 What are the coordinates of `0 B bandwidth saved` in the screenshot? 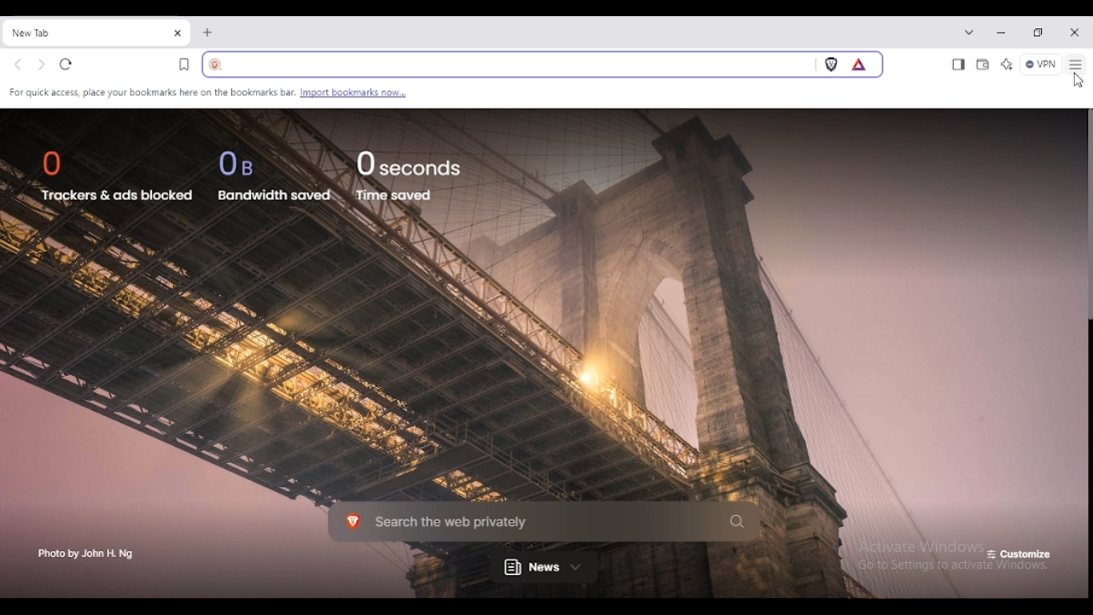 It's located at (275, 175).